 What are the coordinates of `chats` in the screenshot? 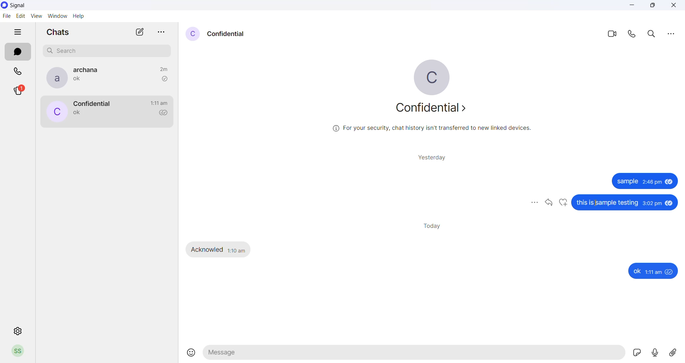 It's located at (17, 52).